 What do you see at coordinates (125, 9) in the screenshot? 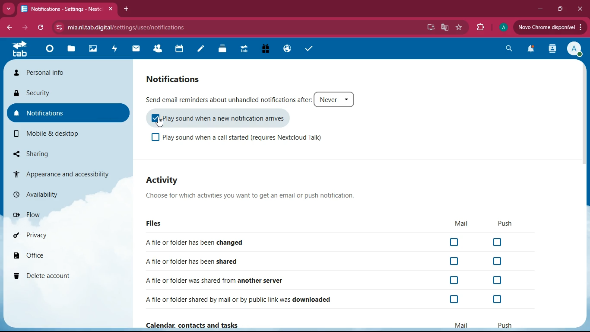
I see `add tab` at bounding box center [125, 9].